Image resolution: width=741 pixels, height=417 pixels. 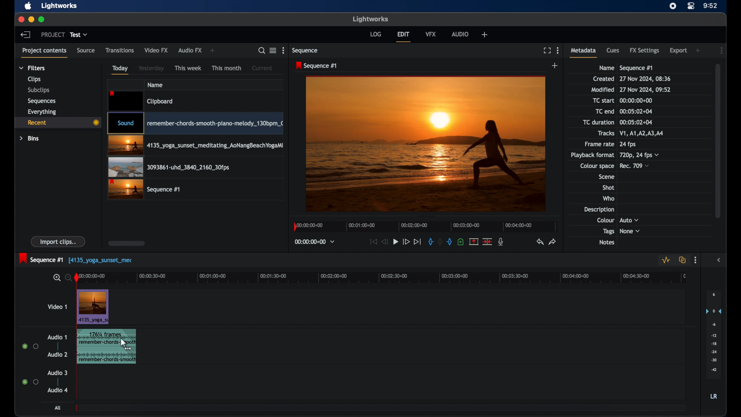 I want to click on tags, so click(x=608, y=232).